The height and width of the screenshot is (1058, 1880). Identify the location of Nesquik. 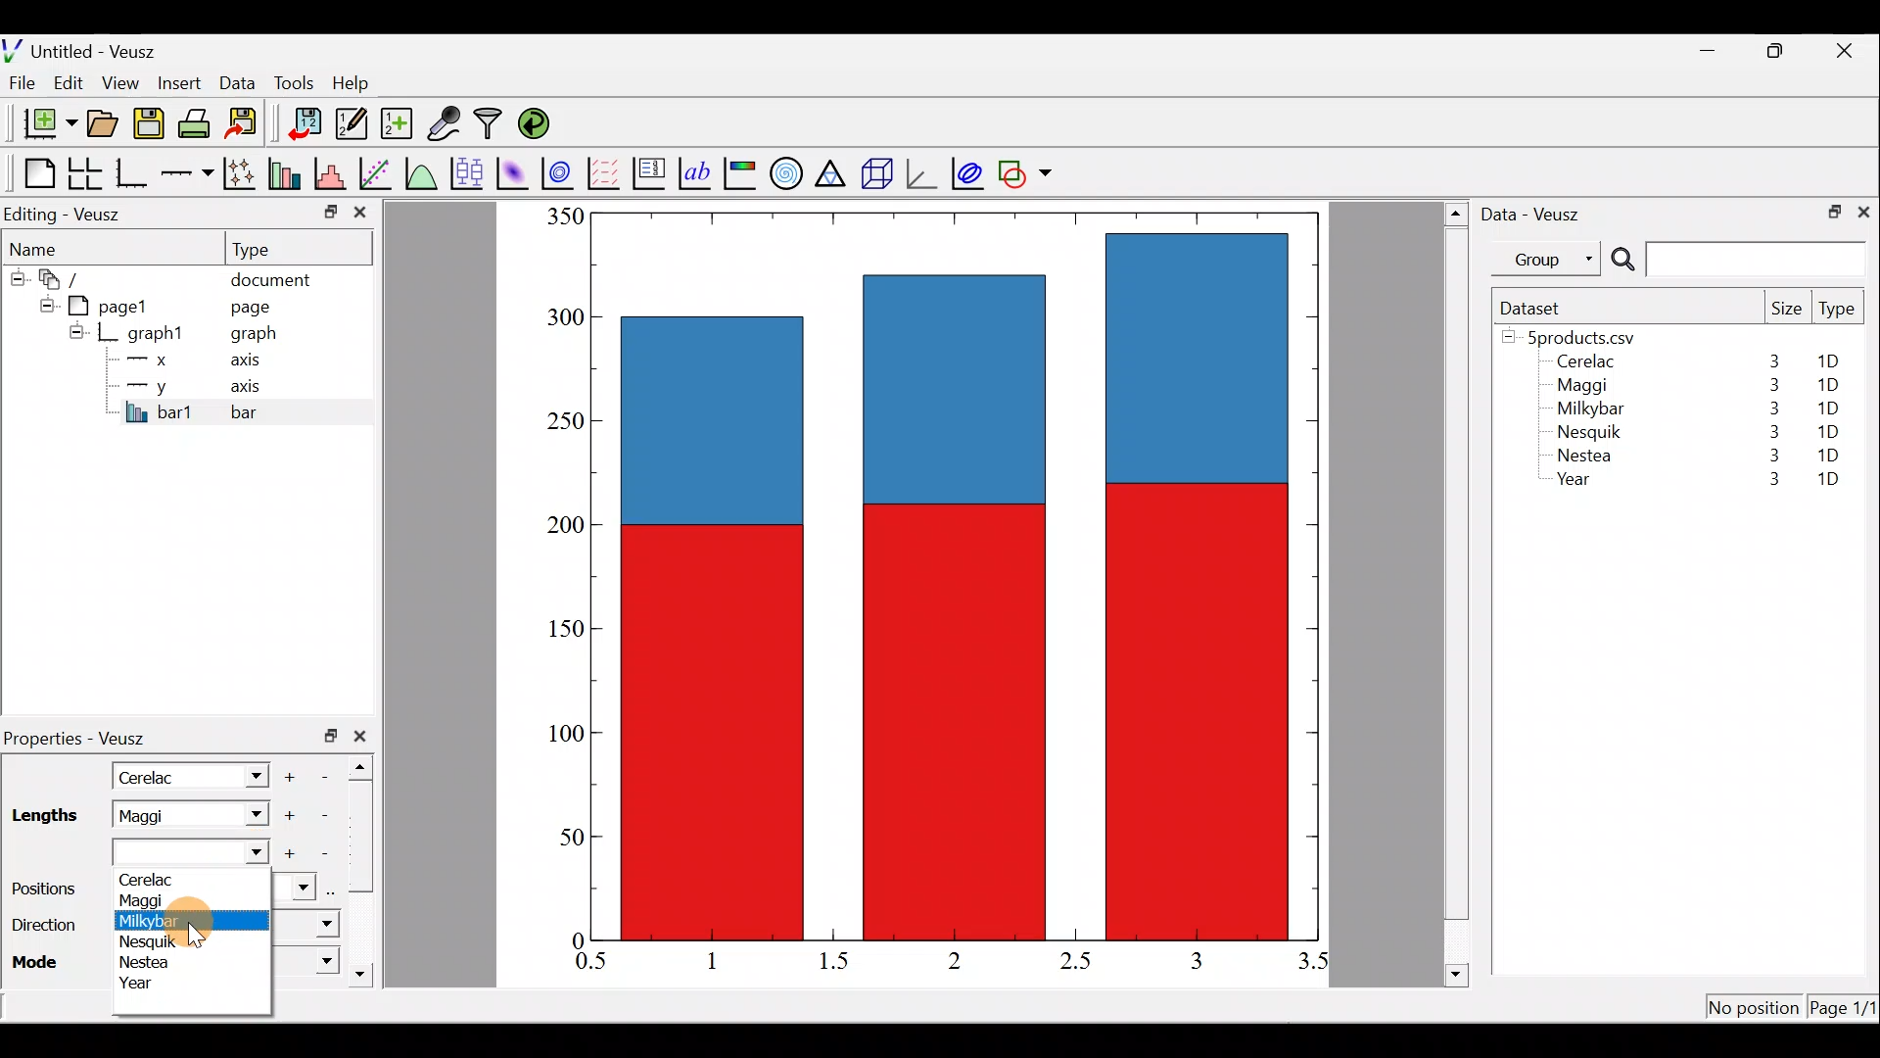
(1586, 432).